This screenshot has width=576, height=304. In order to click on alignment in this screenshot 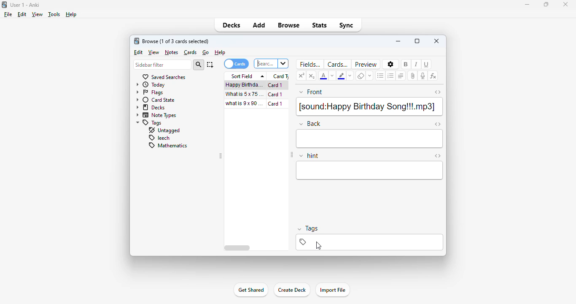, I will do `click(401, 76)`.